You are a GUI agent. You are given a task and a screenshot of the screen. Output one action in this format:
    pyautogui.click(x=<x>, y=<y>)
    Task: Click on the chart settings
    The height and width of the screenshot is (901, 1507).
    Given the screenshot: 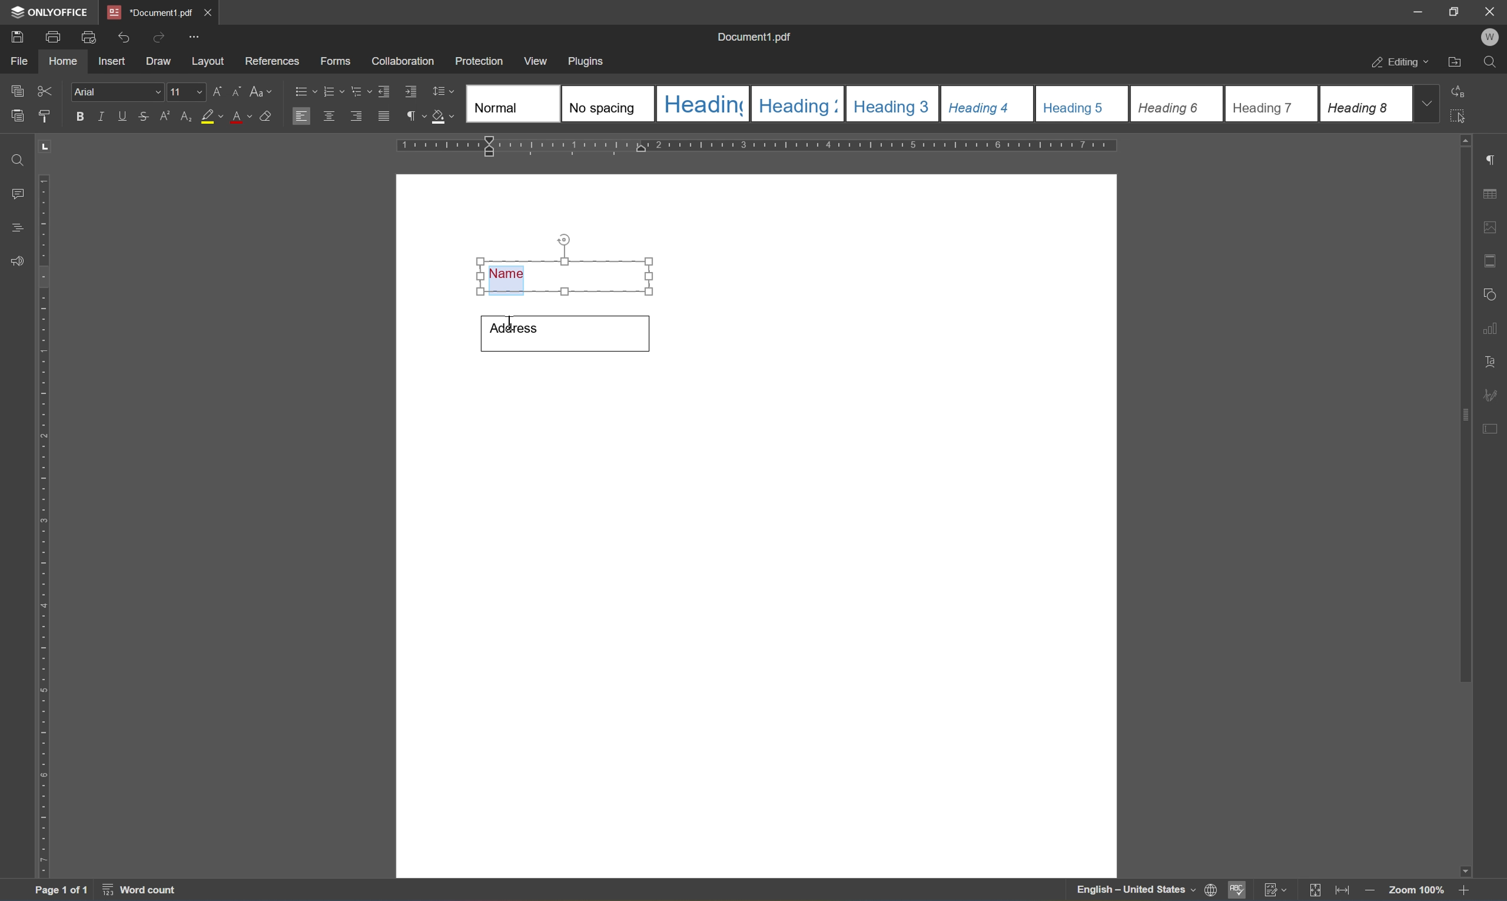 What is the action you would take?
    pyautogui.click(x=1493, y=329)
    